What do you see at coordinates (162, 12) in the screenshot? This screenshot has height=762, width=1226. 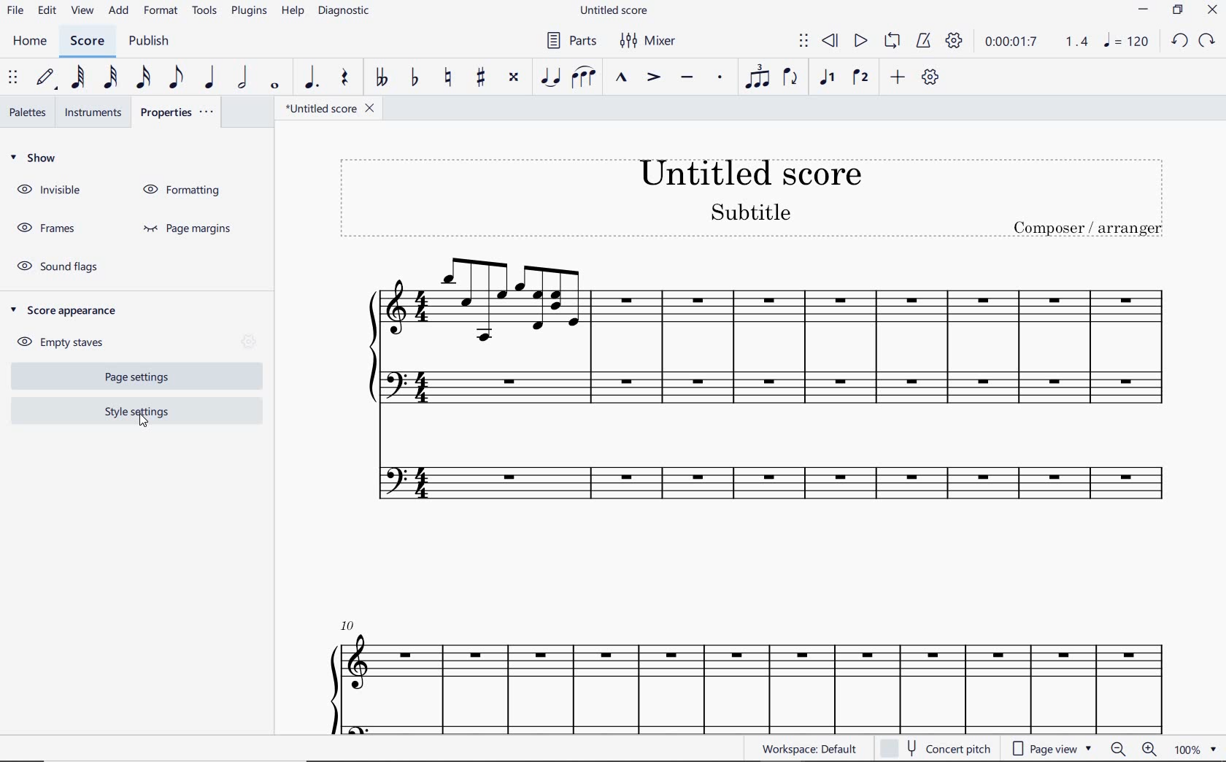 I see `FORMAT` at bounding box center [162, 12].